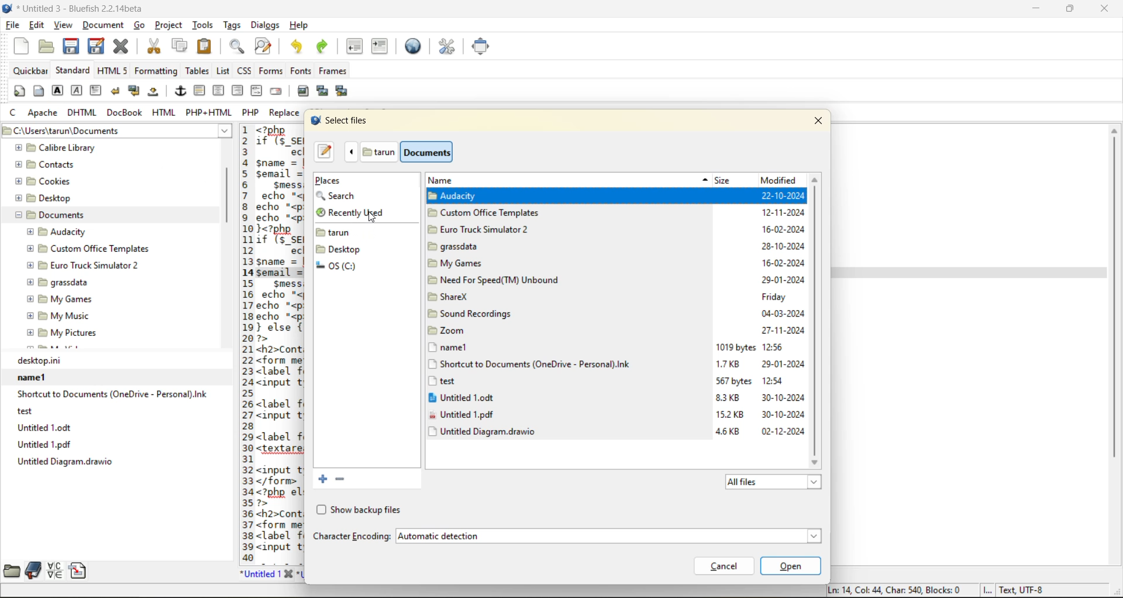 This screenshot has height=598, width=1123. What do you see at coordinates (64, 26) in the screenshot?
I see `view` at bounding box center [64, 26].